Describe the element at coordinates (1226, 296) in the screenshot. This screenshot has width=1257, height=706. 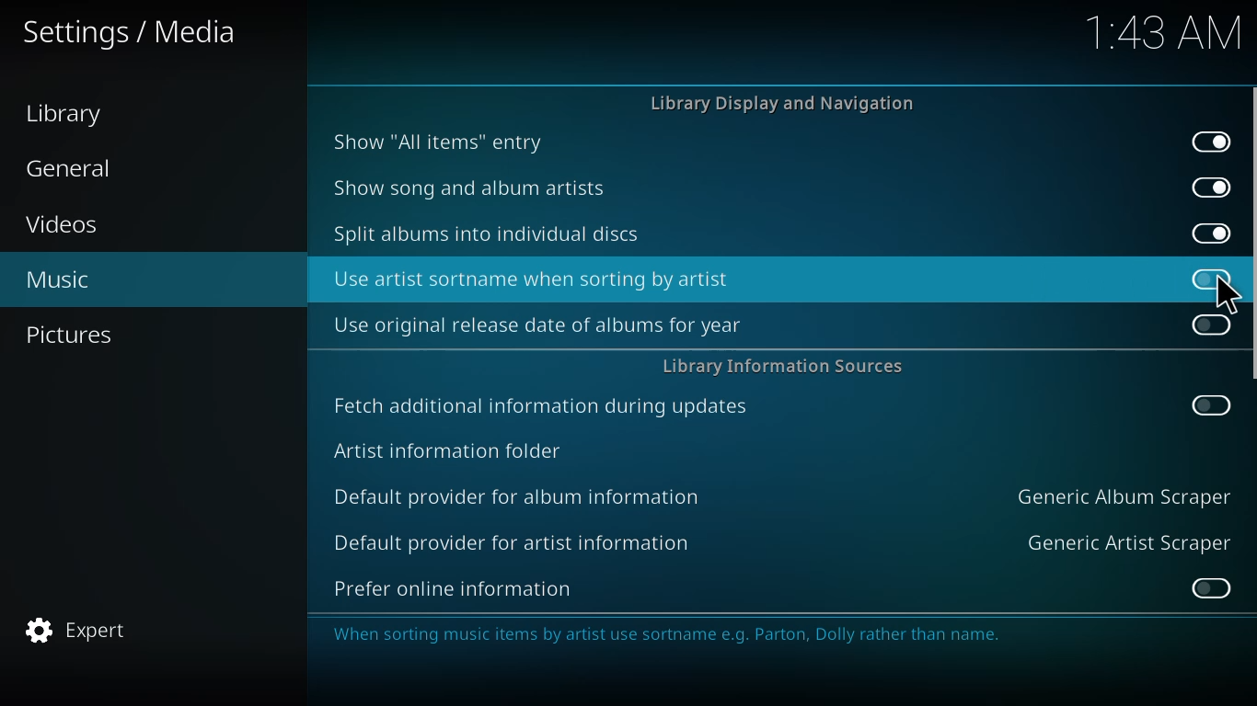
I see `cursor` at that location.